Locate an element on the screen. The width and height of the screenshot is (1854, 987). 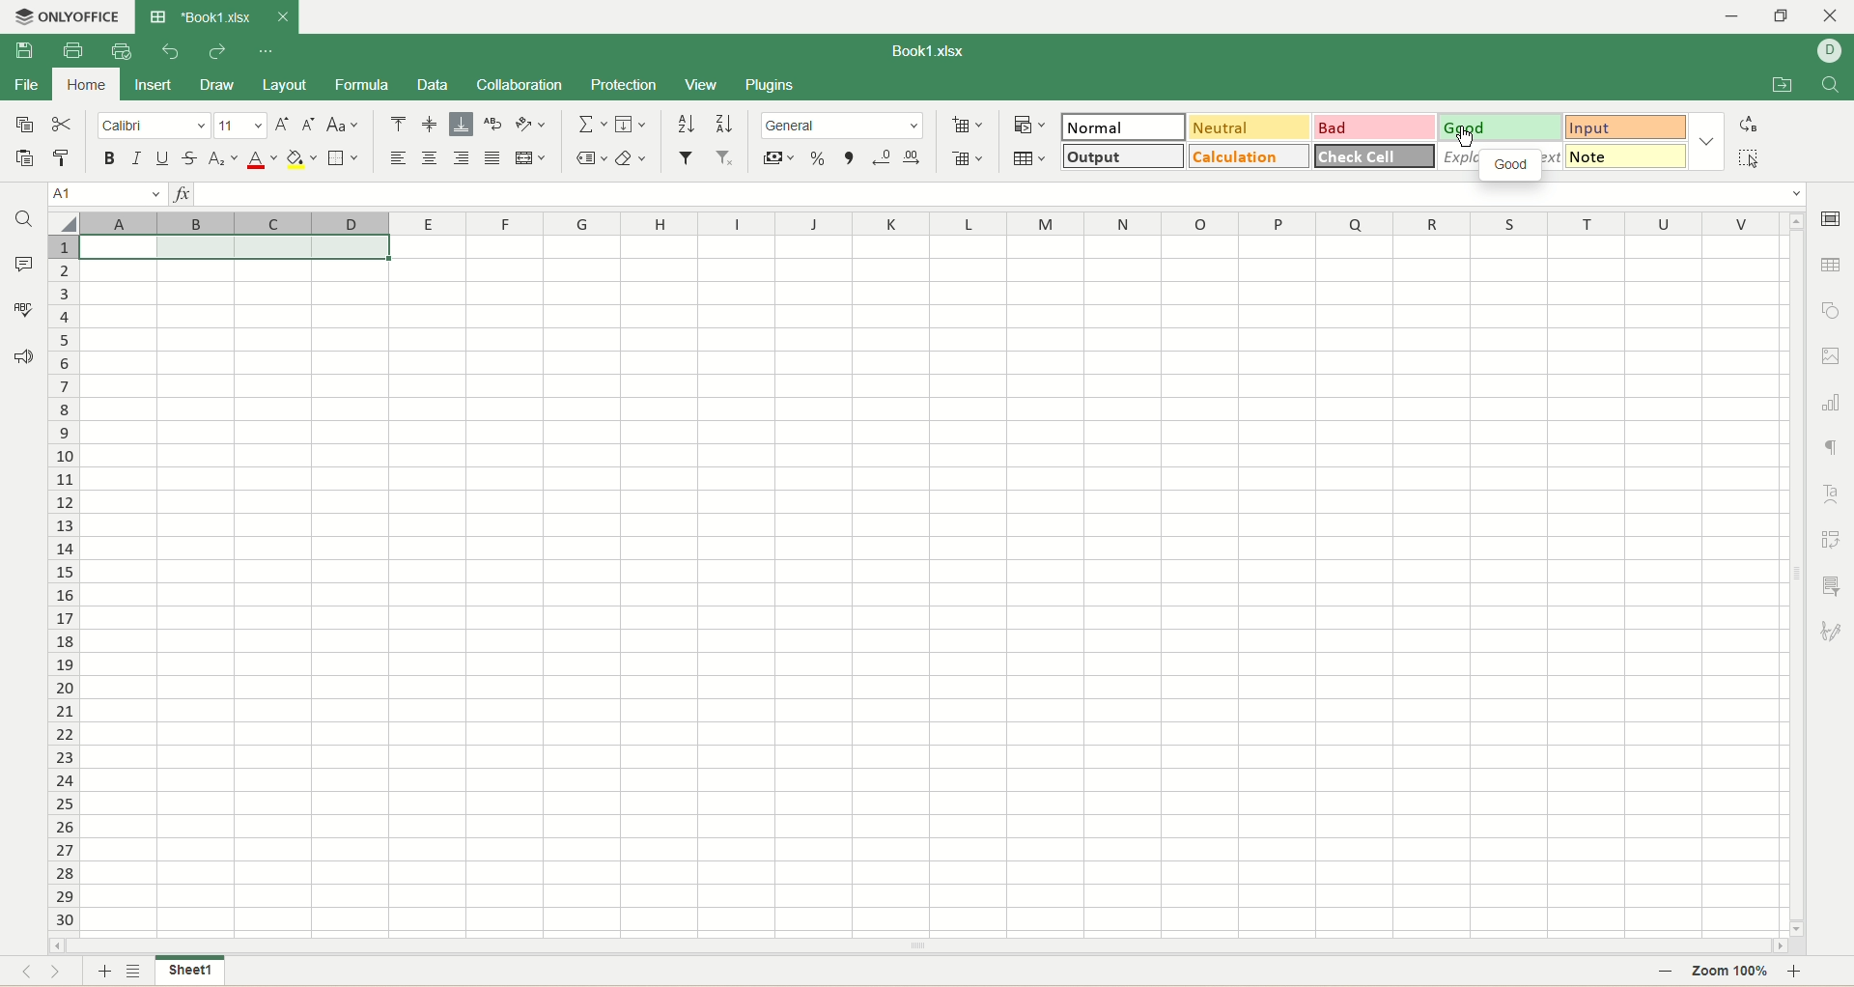
font size is located at coordinates (240, 126).